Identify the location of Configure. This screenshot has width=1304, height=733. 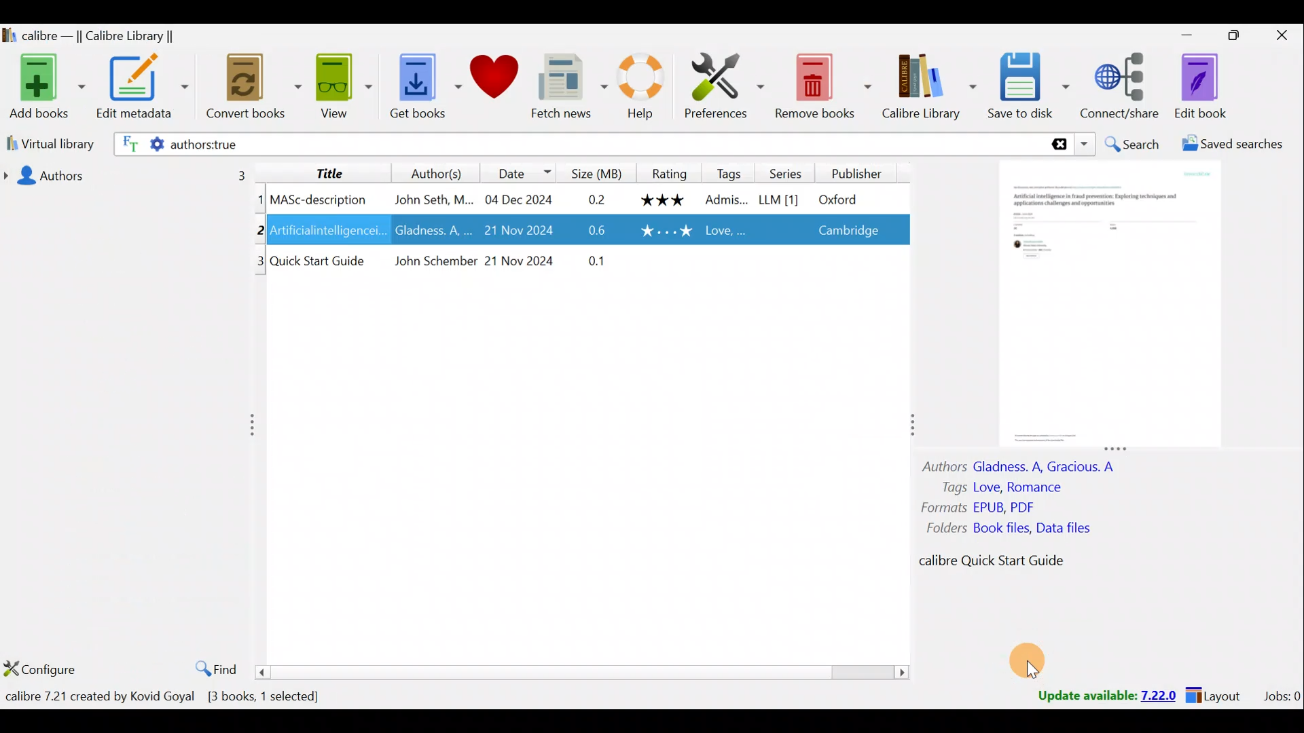
(41, 664).